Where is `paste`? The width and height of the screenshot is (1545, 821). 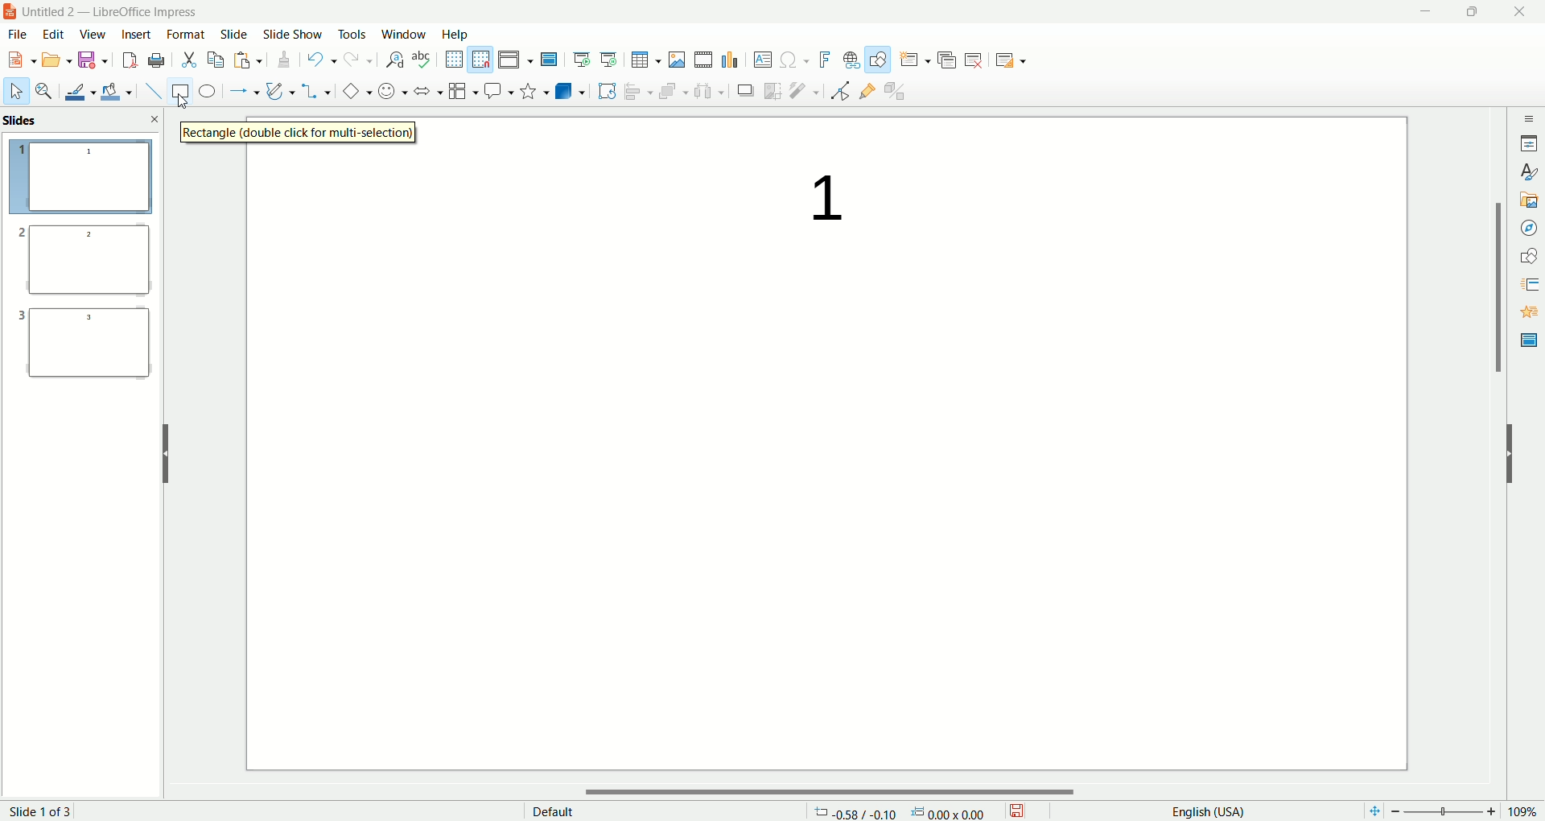 paste is located at coordinates (249, 61).